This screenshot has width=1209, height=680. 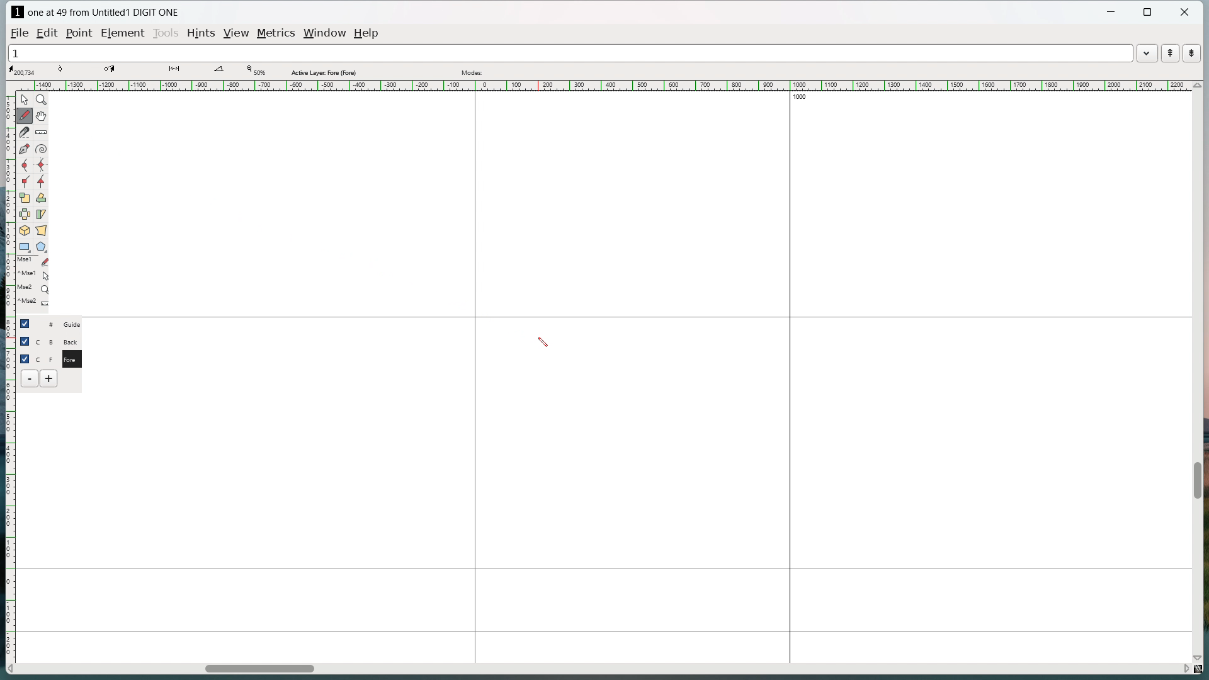 I want to click on maximize, so click(x=1149, y=13).